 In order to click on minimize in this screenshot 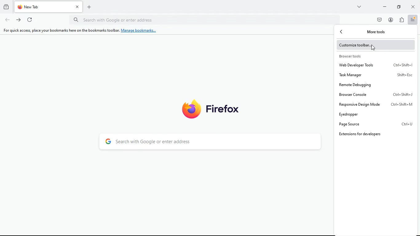, I will do `click(385, 6)`.